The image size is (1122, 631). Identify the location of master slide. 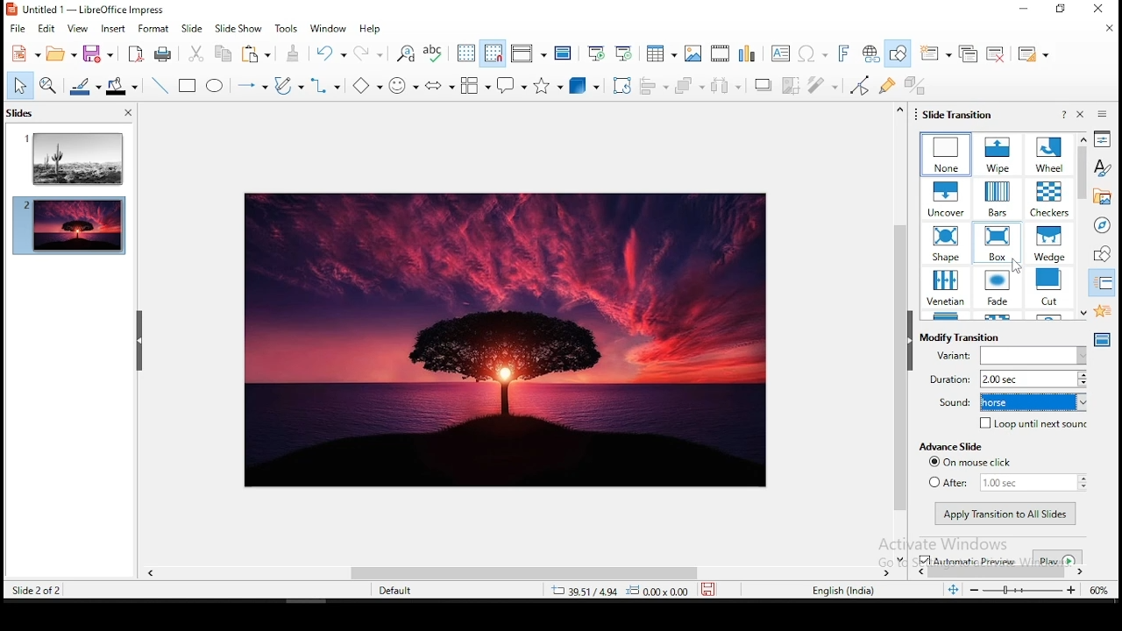
(564, 51).